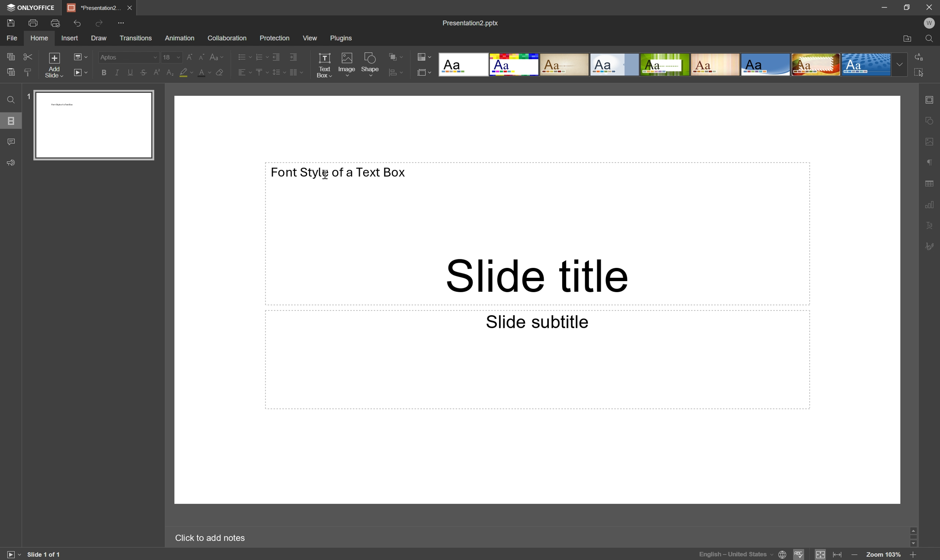 This screenshot has height=560, width=940. What do you see at coordinates (13, 554) in the screenshot?
I see `Start Slideshow` at bounding box center [13, 554].